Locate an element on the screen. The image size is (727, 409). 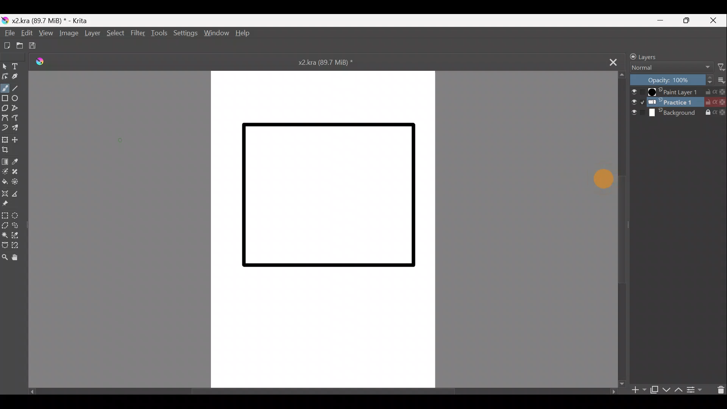
Scroll bar is located at coordinates (619, 231).